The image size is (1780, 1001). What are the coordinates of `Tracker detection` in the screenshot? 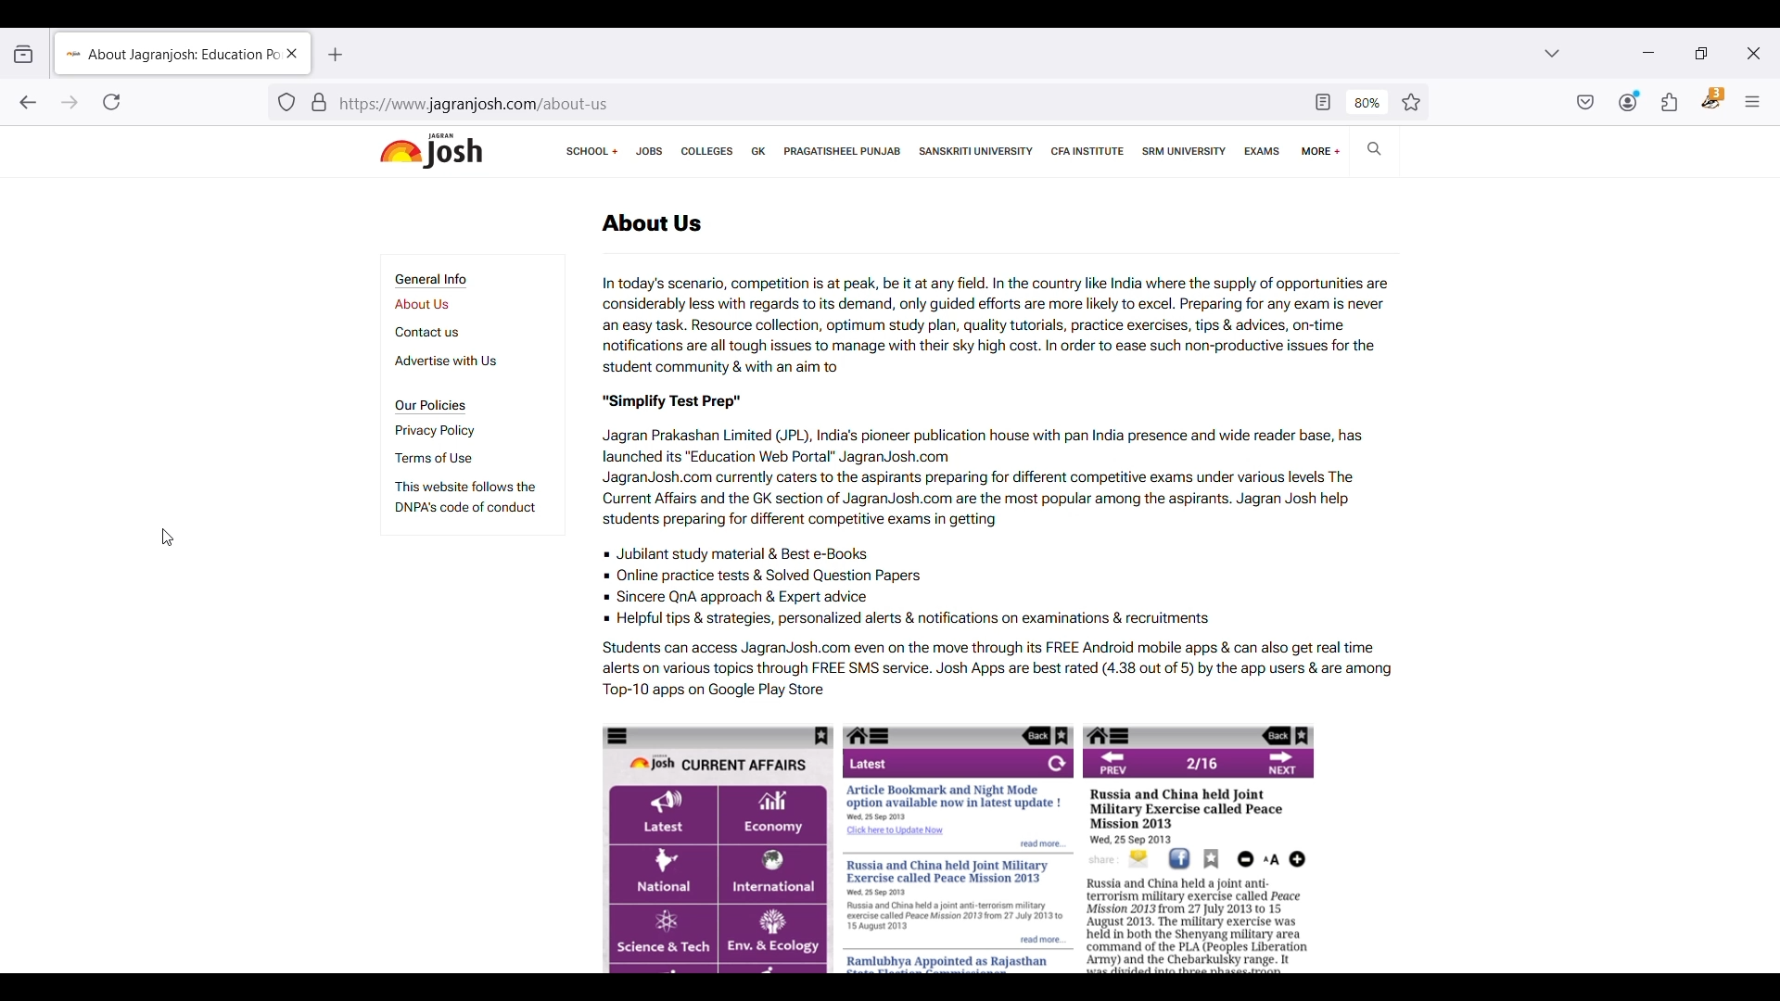 It's located at (286, 102).